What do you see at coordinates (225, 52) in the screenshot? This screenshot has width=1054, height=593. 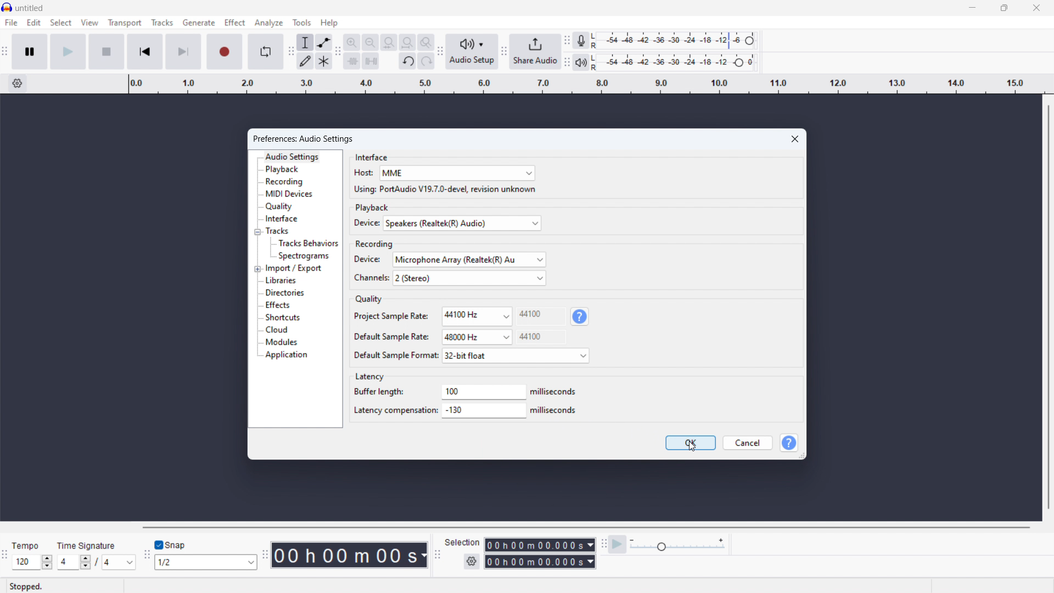 I see `record` at bounding box center [225, 52].